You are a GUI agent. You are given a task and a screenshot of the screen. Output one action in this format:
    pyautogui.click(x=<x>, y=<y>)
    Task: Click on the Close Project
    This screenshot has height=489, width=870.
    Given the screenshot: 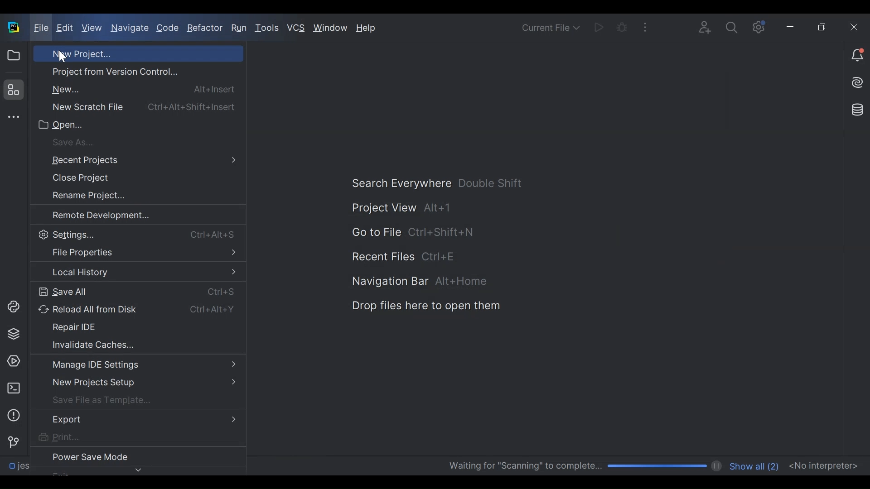 What is the action you would take?
    pyautogui.click(x=126, y=179)
    